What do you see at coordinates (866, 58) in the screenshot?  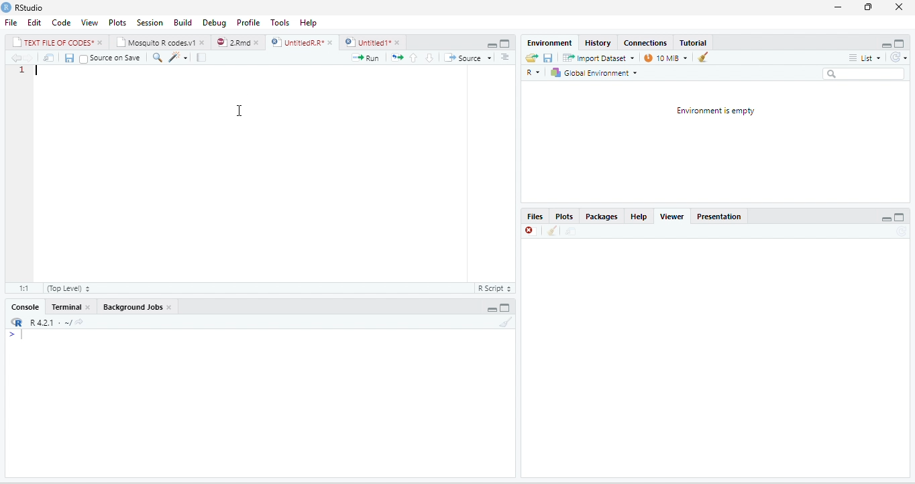 I see `list` at bounding box center [866, 58].